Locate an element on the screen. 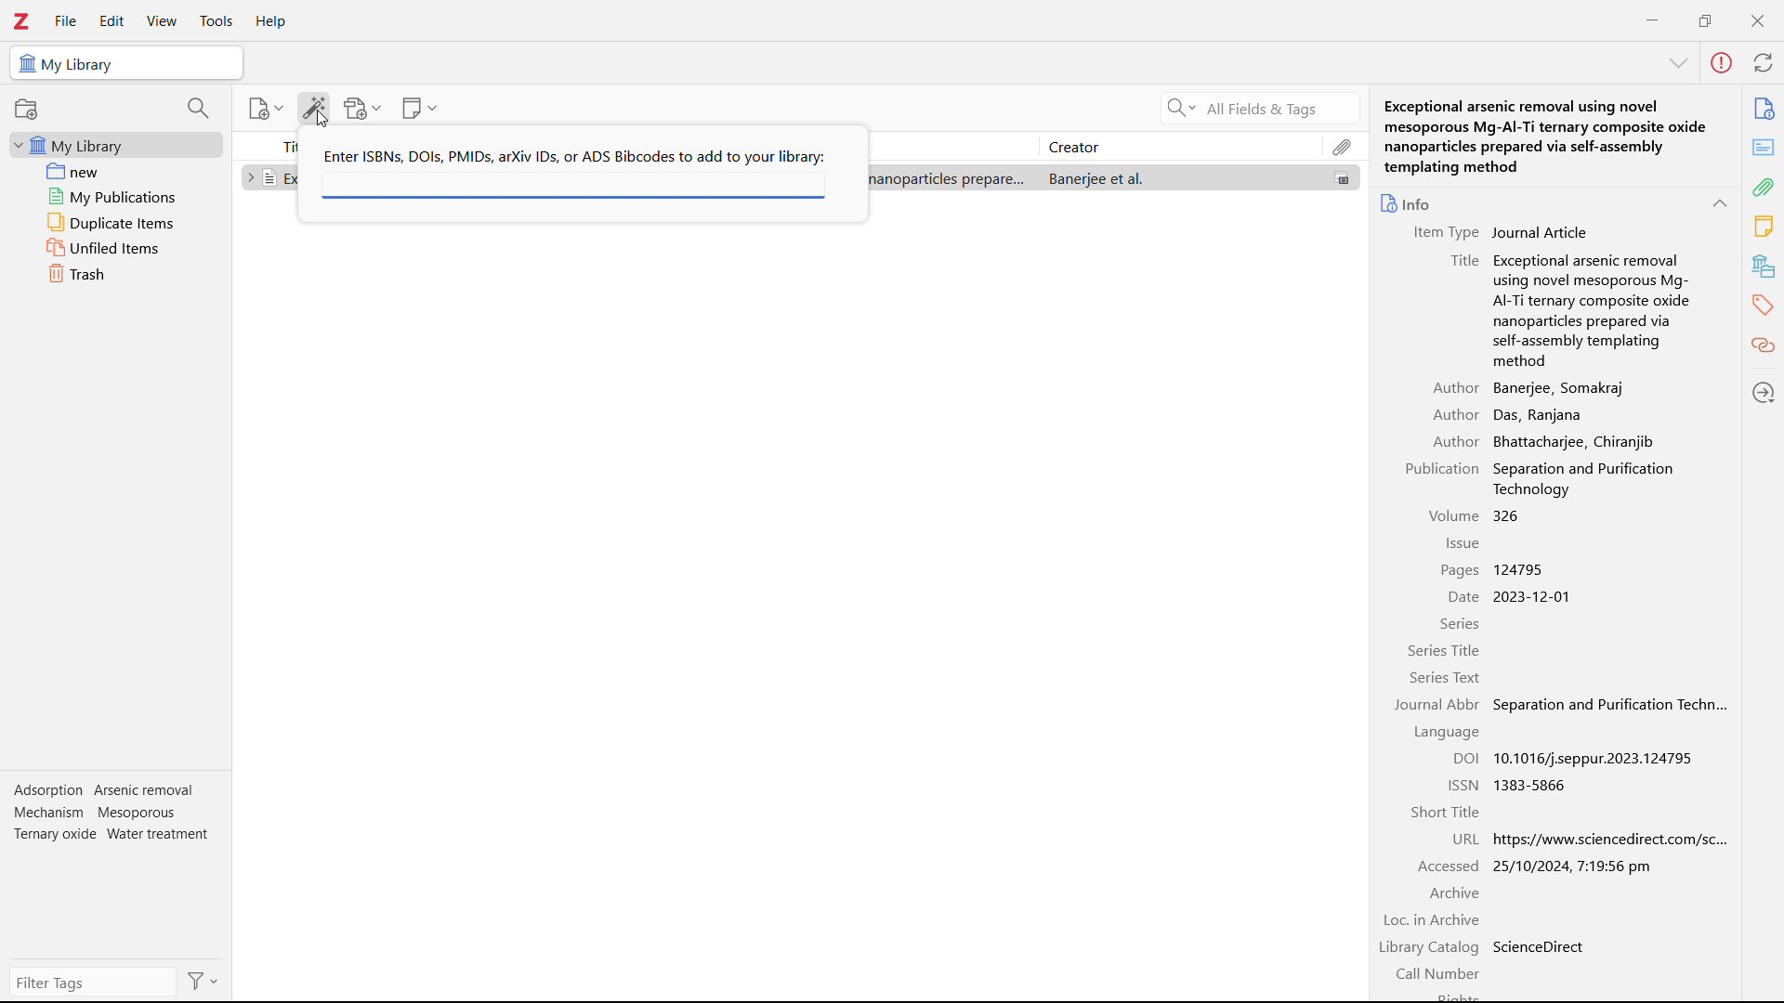 The image size is (1784, 1003). abstract is located at coordinates (1763, 148).